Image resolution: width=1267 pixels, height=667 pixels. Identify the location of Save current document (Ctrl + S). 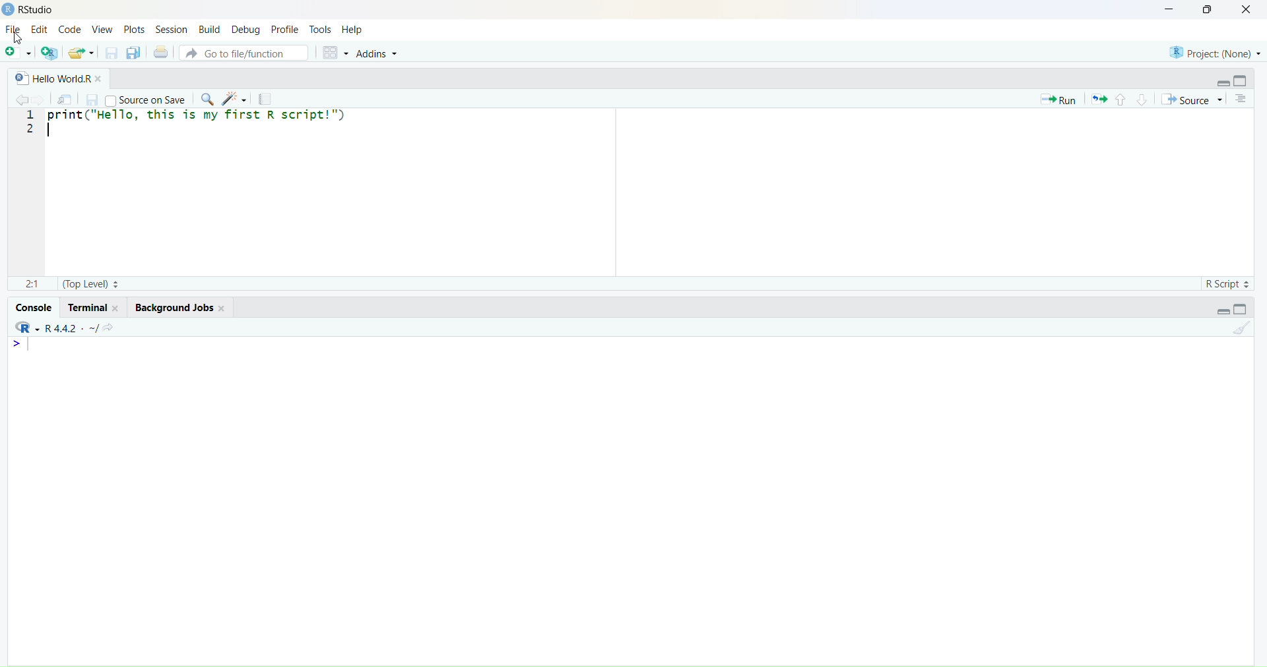
(111, 53).